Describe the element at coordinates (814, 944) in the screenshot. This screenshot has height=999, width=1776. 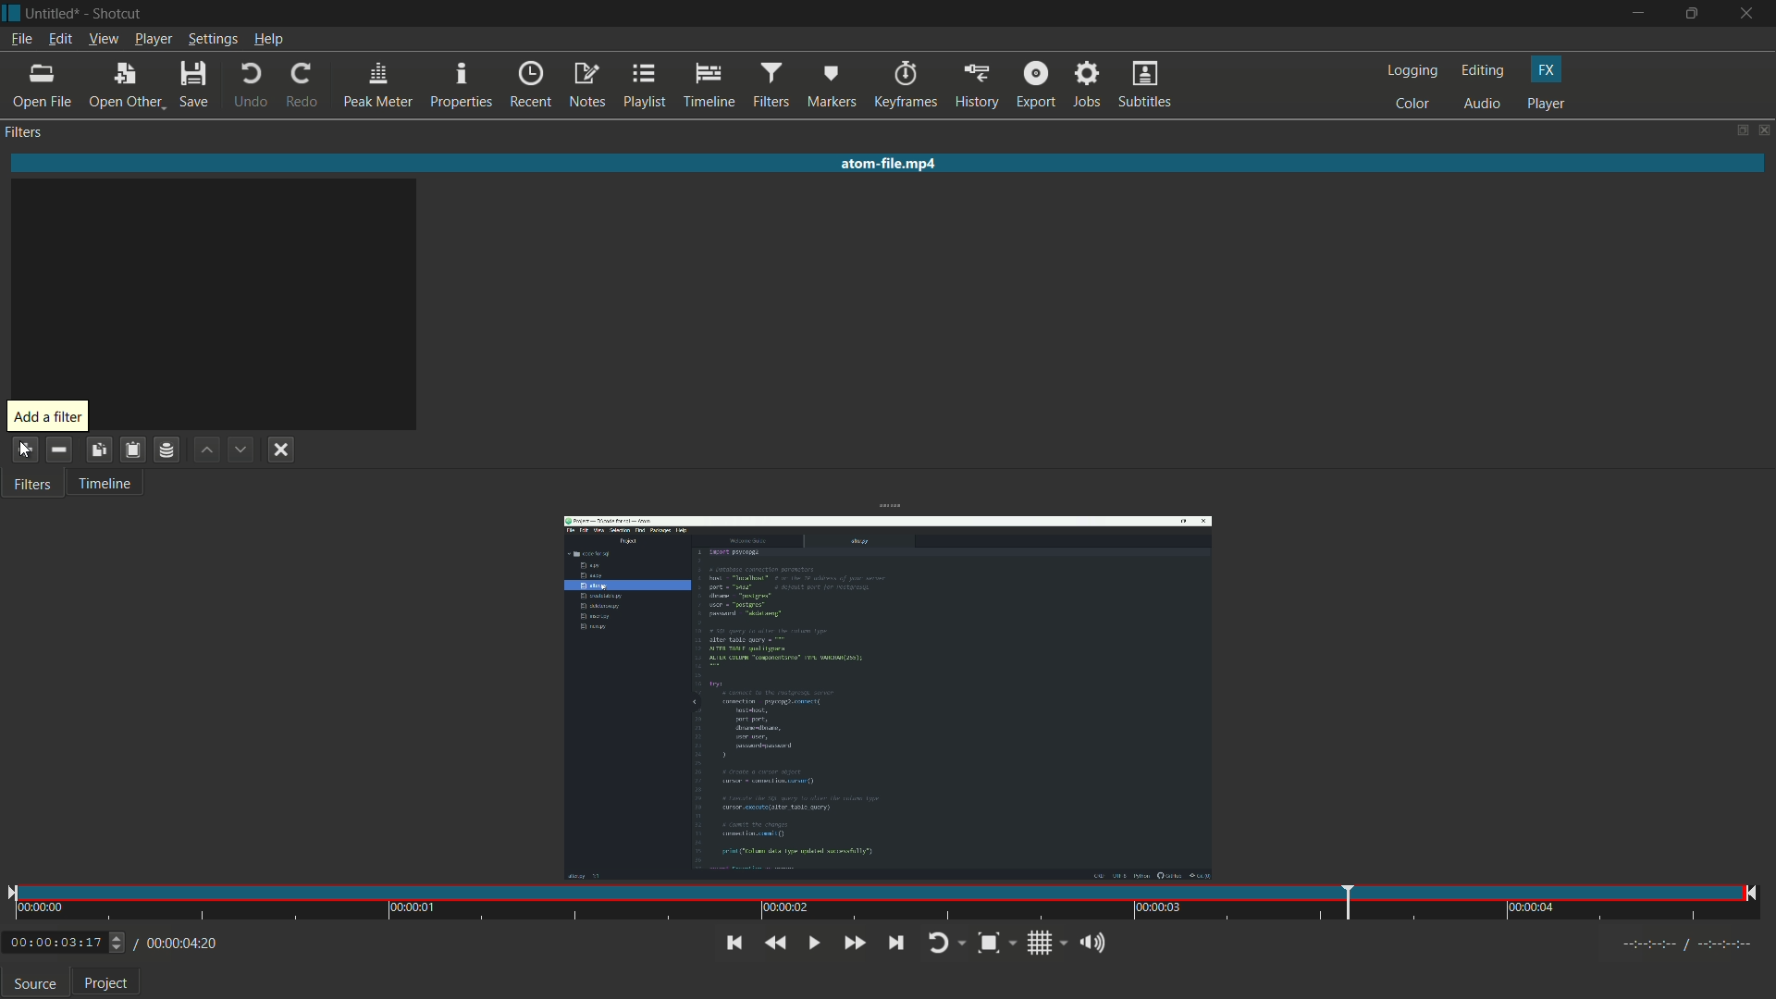
I see `toggle play or pause` at that location.